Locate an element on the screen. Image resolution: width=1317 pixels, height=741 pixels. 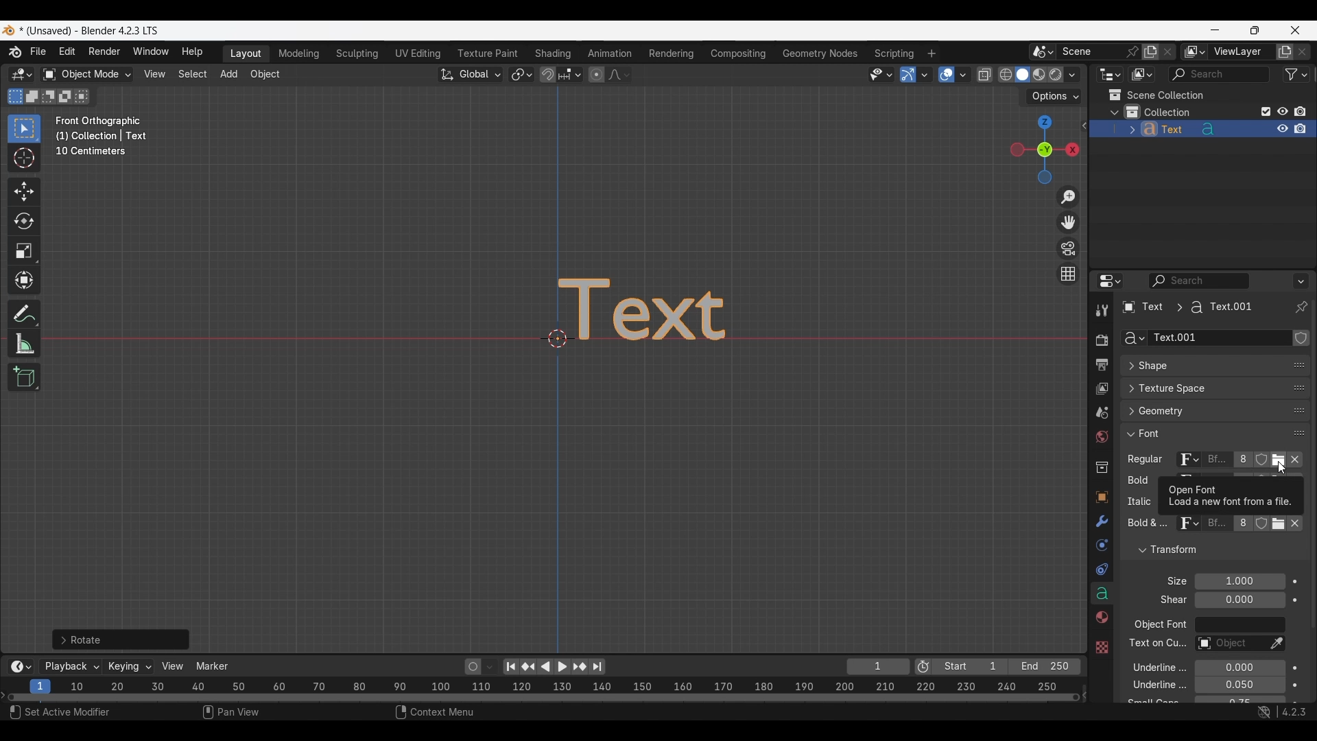
fake user is located at coordinates (1263, 529).